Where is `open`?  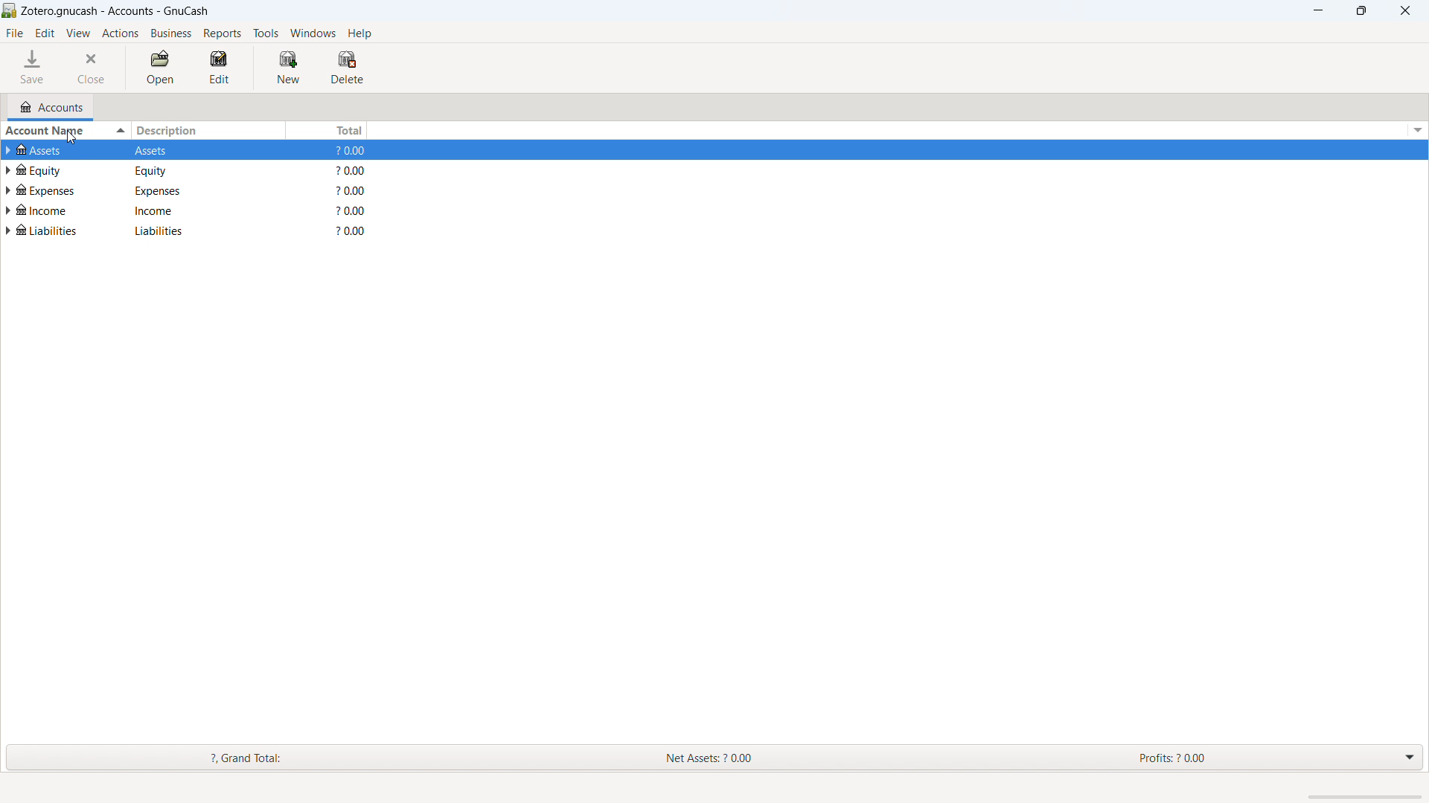
open is located at coordinates (161, 68).